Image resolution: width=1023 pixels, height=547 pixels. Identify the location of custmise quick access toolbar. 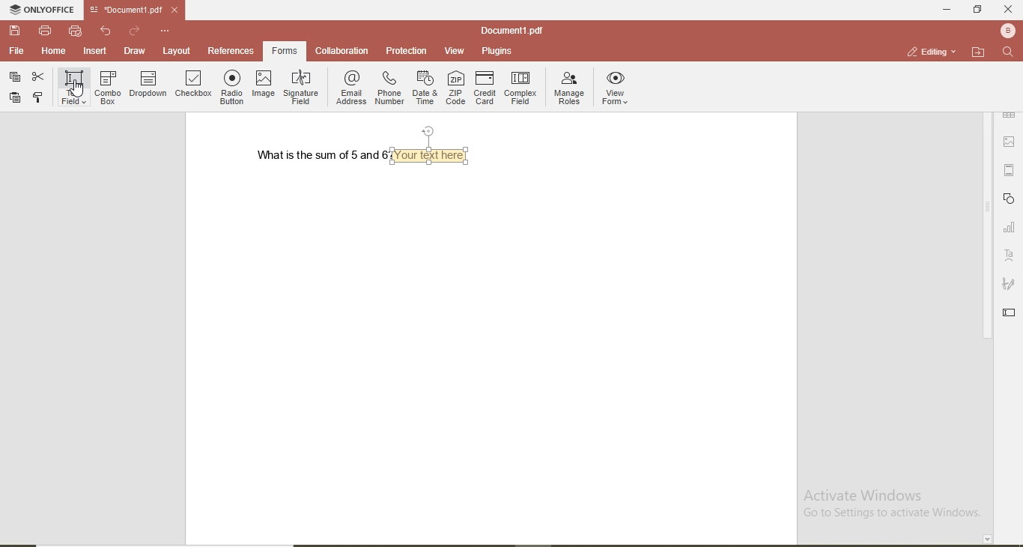
(165, 30).